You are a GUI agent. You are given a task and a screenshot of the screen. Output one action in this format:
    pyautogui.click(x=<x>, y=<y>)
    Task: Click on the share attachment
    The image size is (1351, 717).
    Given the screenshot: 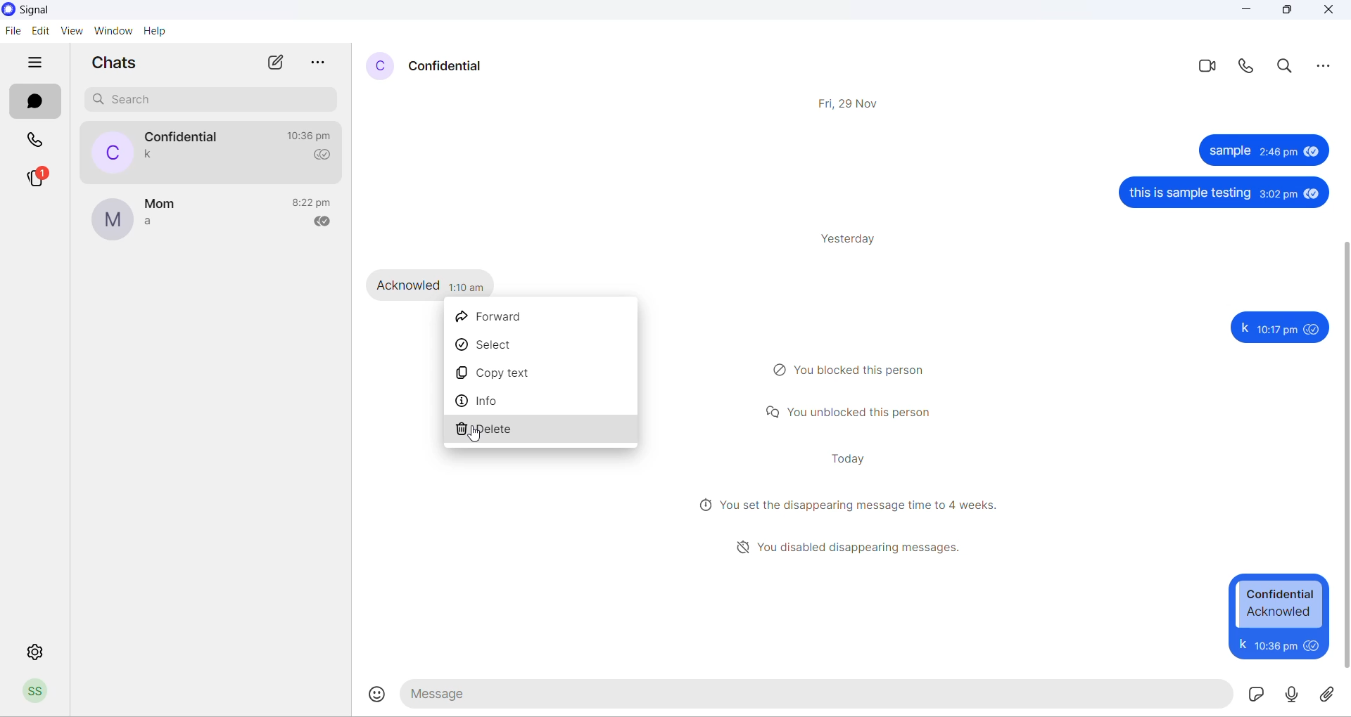 What is the action you would take?
    pyautogui.click(x=1331, y=696)
    